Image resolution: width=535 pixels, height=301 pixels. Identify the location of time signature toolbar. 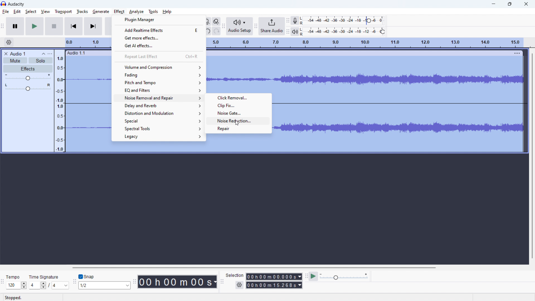
(3, 281).